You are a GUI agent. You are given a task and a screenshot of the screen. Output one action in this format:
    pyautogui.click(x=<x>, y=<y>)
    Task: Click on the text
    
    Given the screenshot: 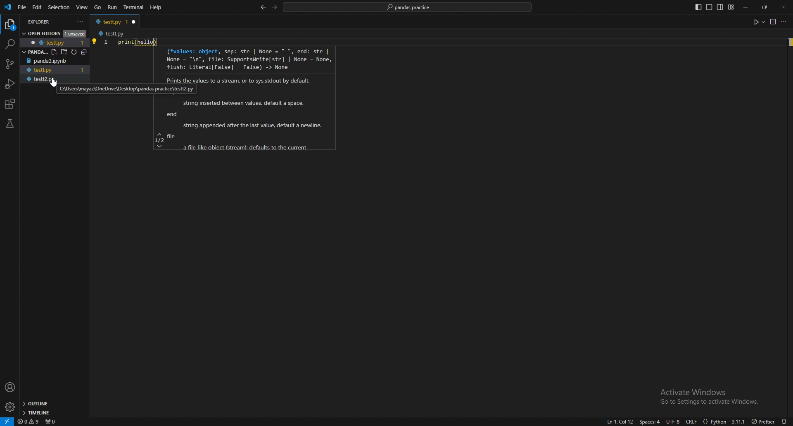 What is the action you would take?
    pyautogui.click(x=135, y=41)
    